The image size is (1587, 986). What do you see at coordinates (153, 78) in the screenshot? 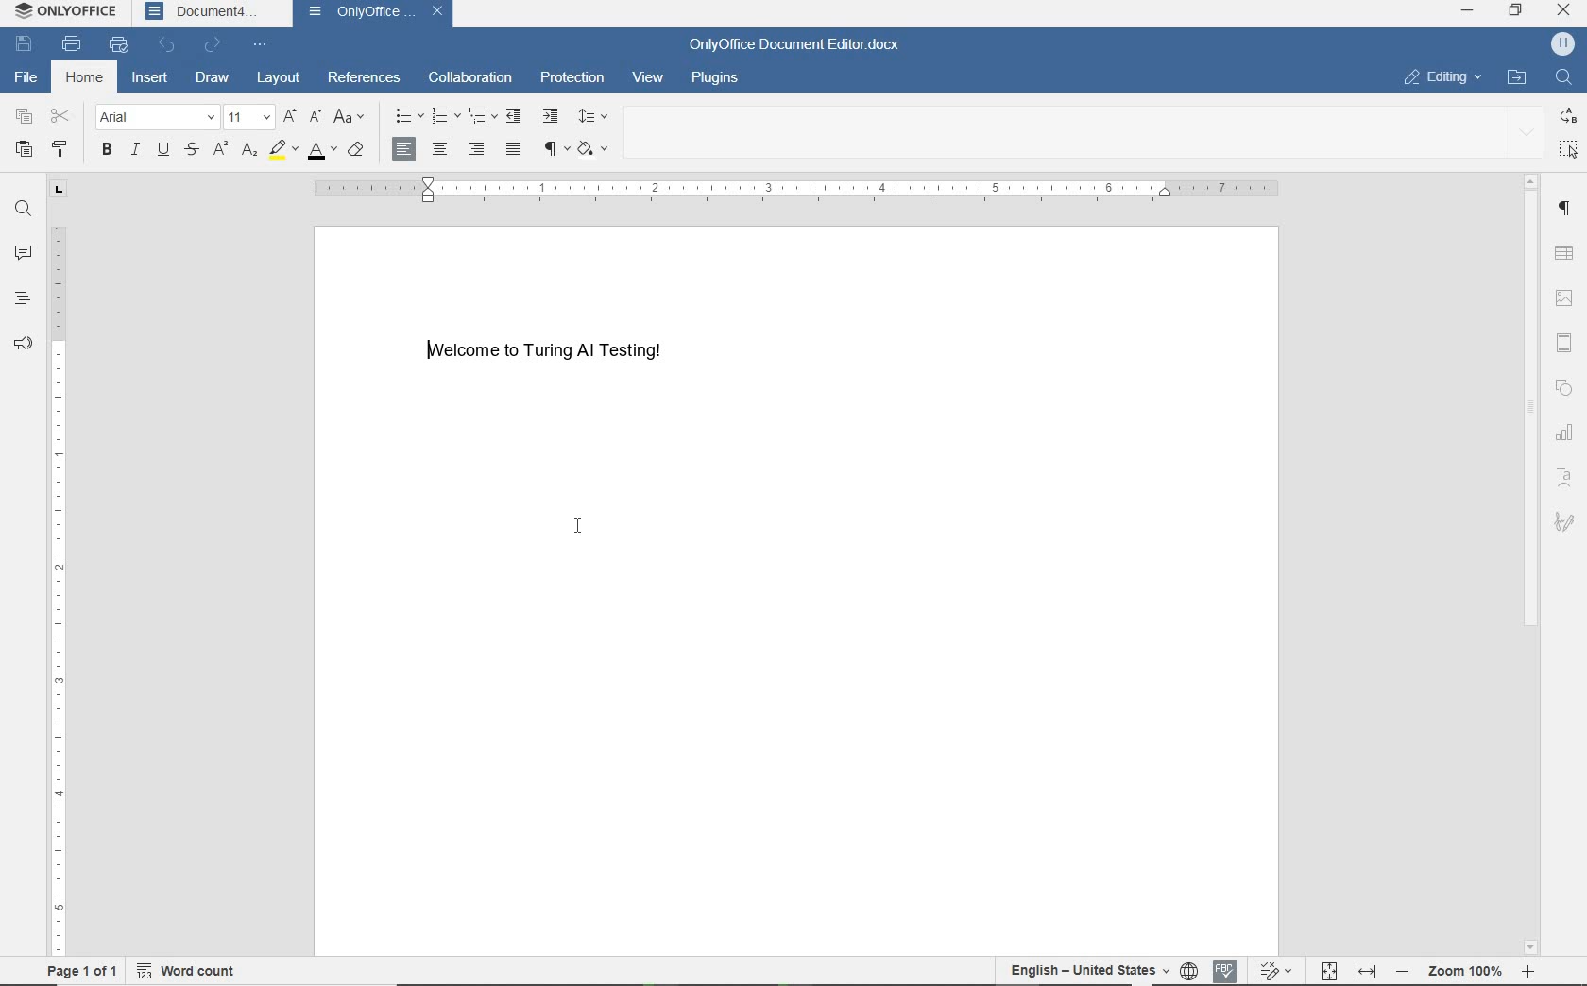
I see `insert` at bounding box center [153, 78].